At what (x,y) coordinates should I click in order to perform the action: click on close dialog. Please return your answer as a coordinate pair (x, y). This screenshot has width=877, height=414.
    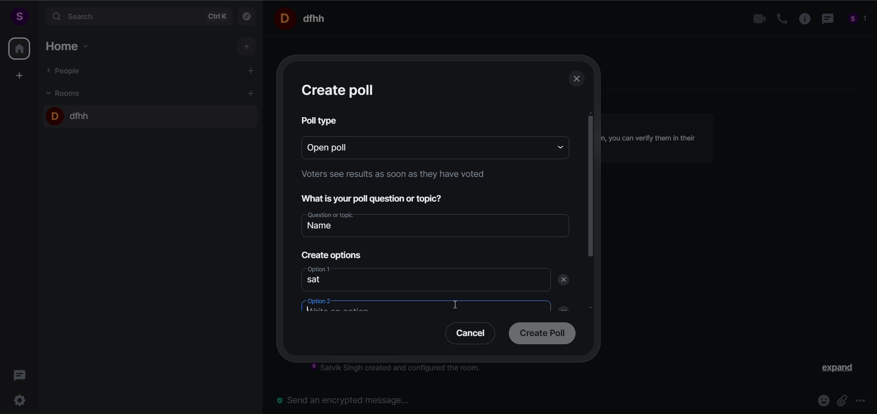
    Looking at the image, I should click on (577, 80).